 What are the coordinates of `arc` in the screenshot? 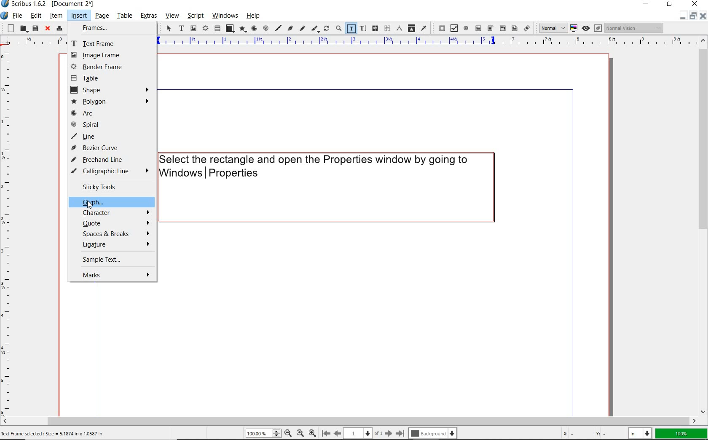 It's located at (90, 113).